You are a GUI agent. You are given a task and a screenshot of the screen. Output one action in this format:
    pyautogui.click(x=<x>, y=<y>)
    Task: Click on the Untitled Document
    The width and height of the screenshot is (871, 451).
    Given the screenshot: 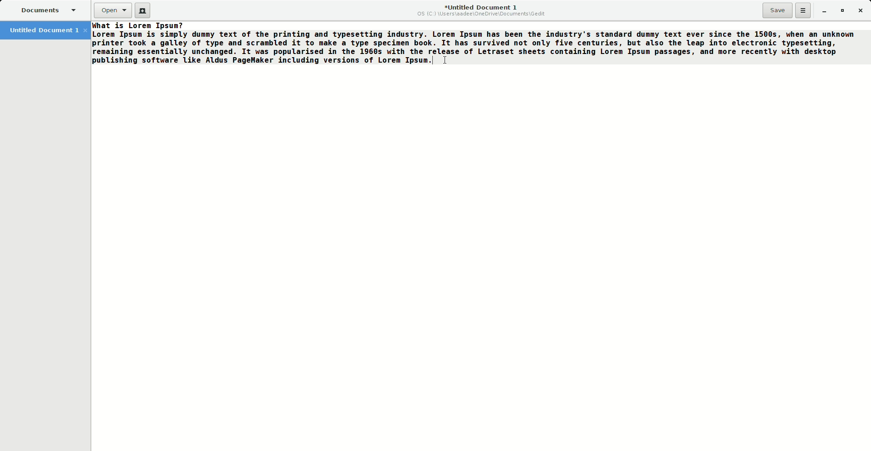 What is the action you would take?
    pyautogui.click(x=47, y=29)
    